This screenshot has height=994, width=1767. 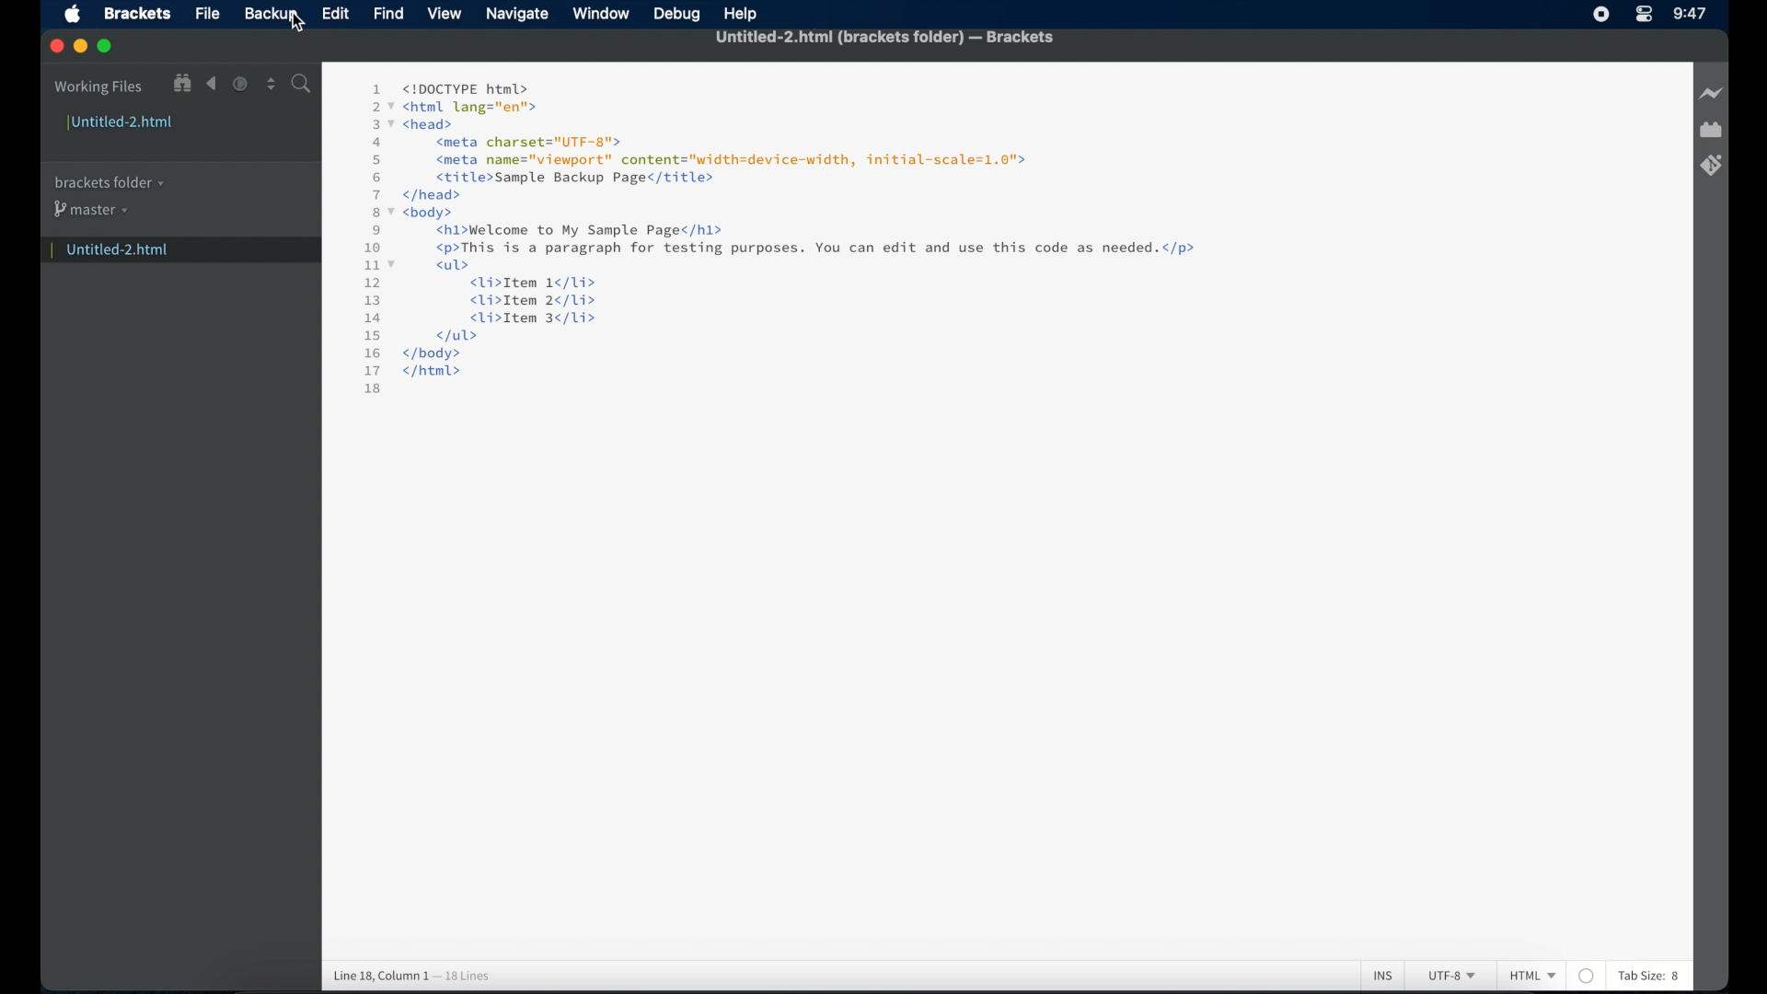 I want to click on window, so click(x=601, y=13).